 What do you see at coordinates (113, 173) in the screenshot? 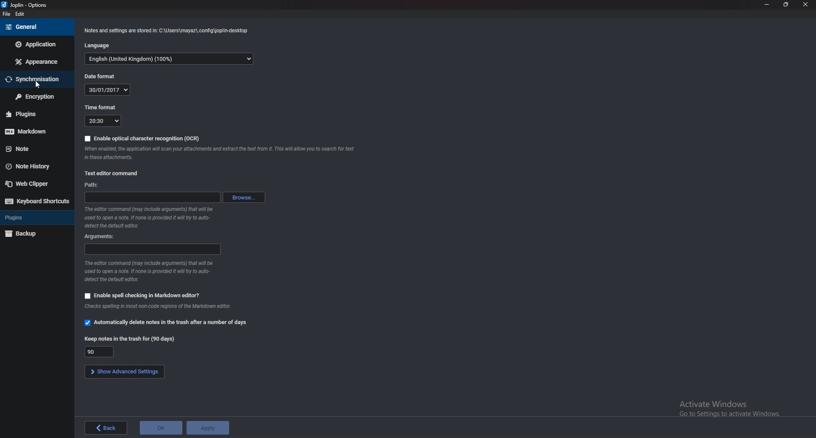
I see `text editor command` at bounding box center [113, 173].